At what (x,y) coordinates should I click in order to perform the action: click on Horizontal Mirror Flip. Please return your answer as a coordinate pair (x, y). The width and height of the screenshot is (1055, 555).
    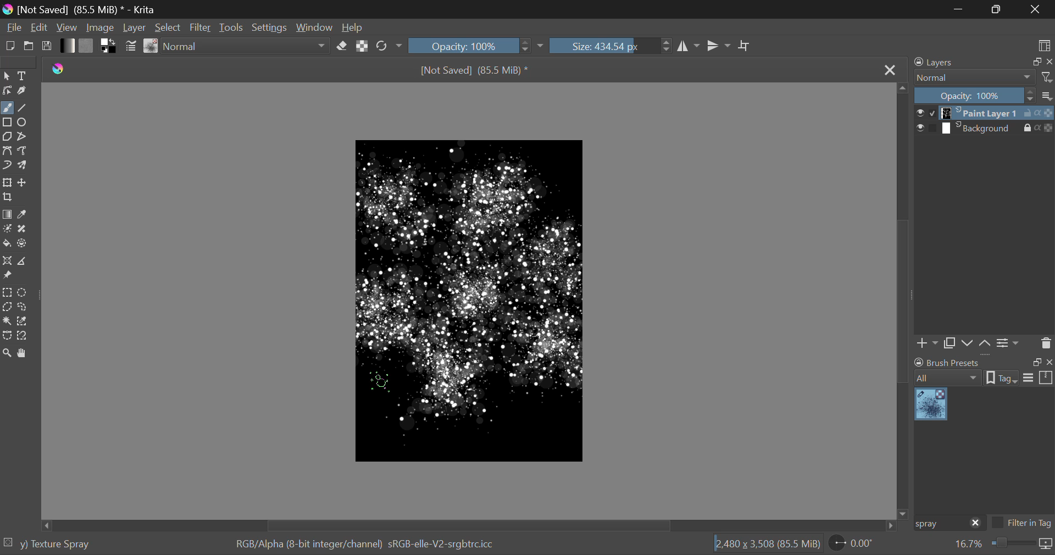
    Looking at the image, I should click on (719, 46).